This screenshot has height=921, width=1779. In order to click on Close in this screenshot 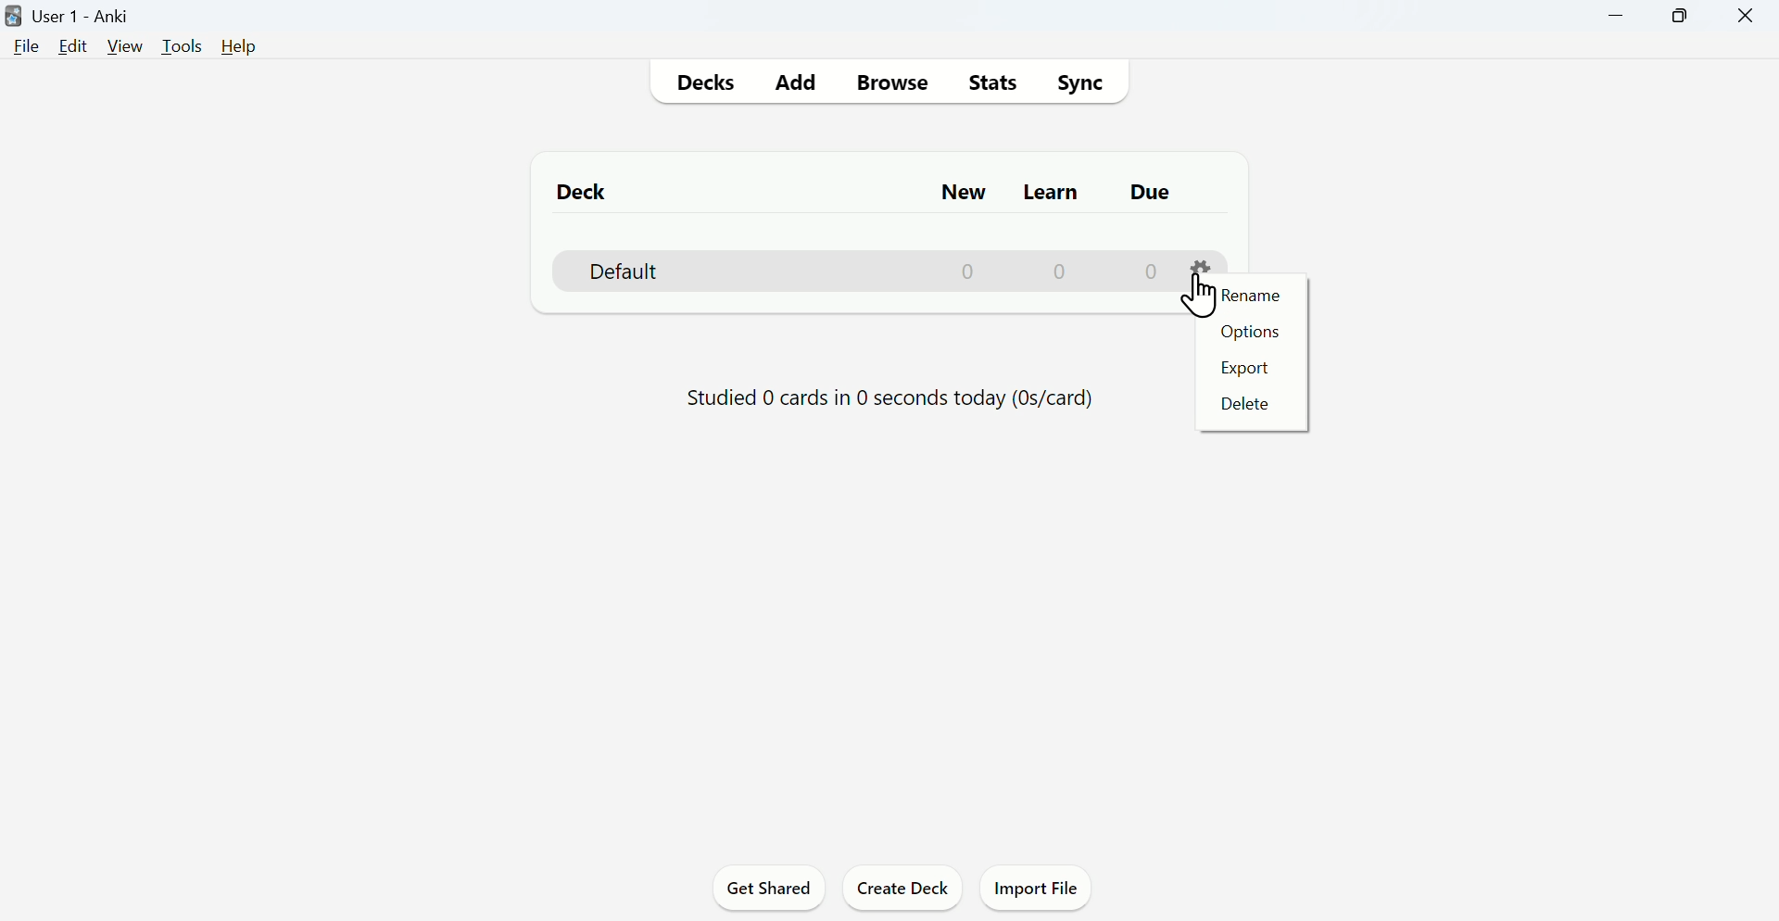, I will do `click(1745, 17)`.